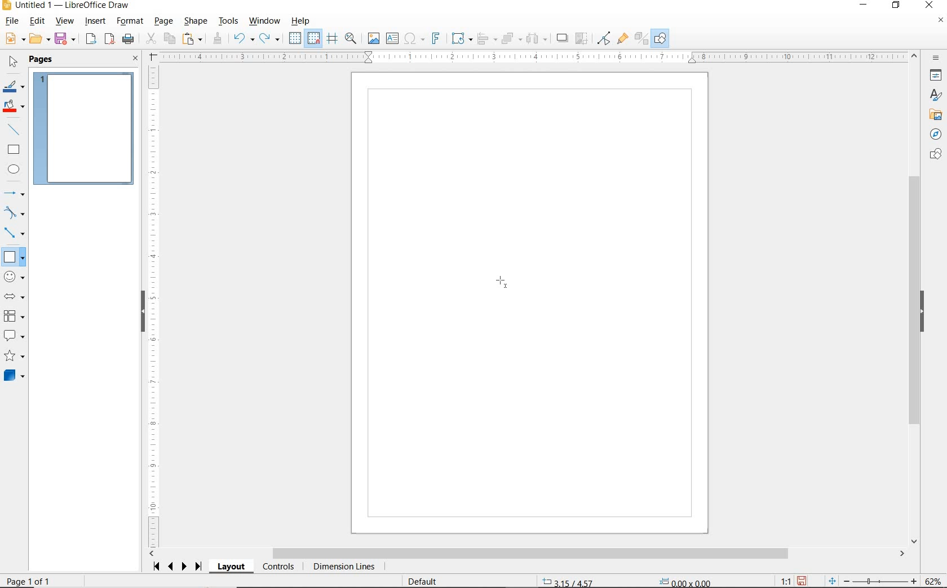  Describe the element at coordinates (873, 579) in the screenshot. I see `ZOOM OUT OR ZOOM IN` at that location.